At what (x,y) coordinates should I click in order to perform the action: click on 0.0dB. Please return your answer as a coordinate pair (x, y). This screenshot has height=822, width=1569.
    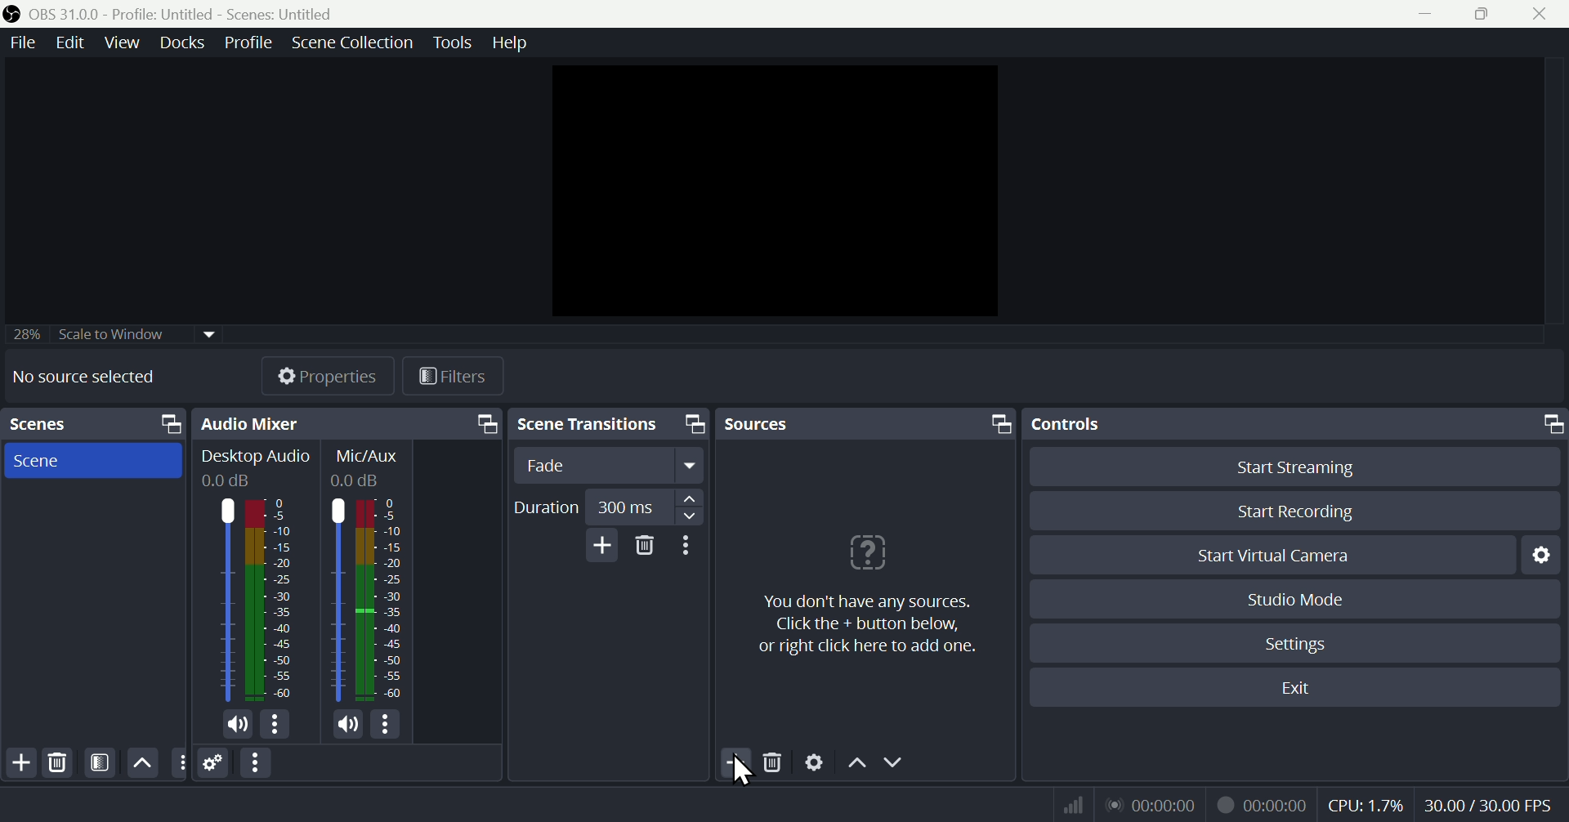
    Looking at the image, I should click on (228, 481).